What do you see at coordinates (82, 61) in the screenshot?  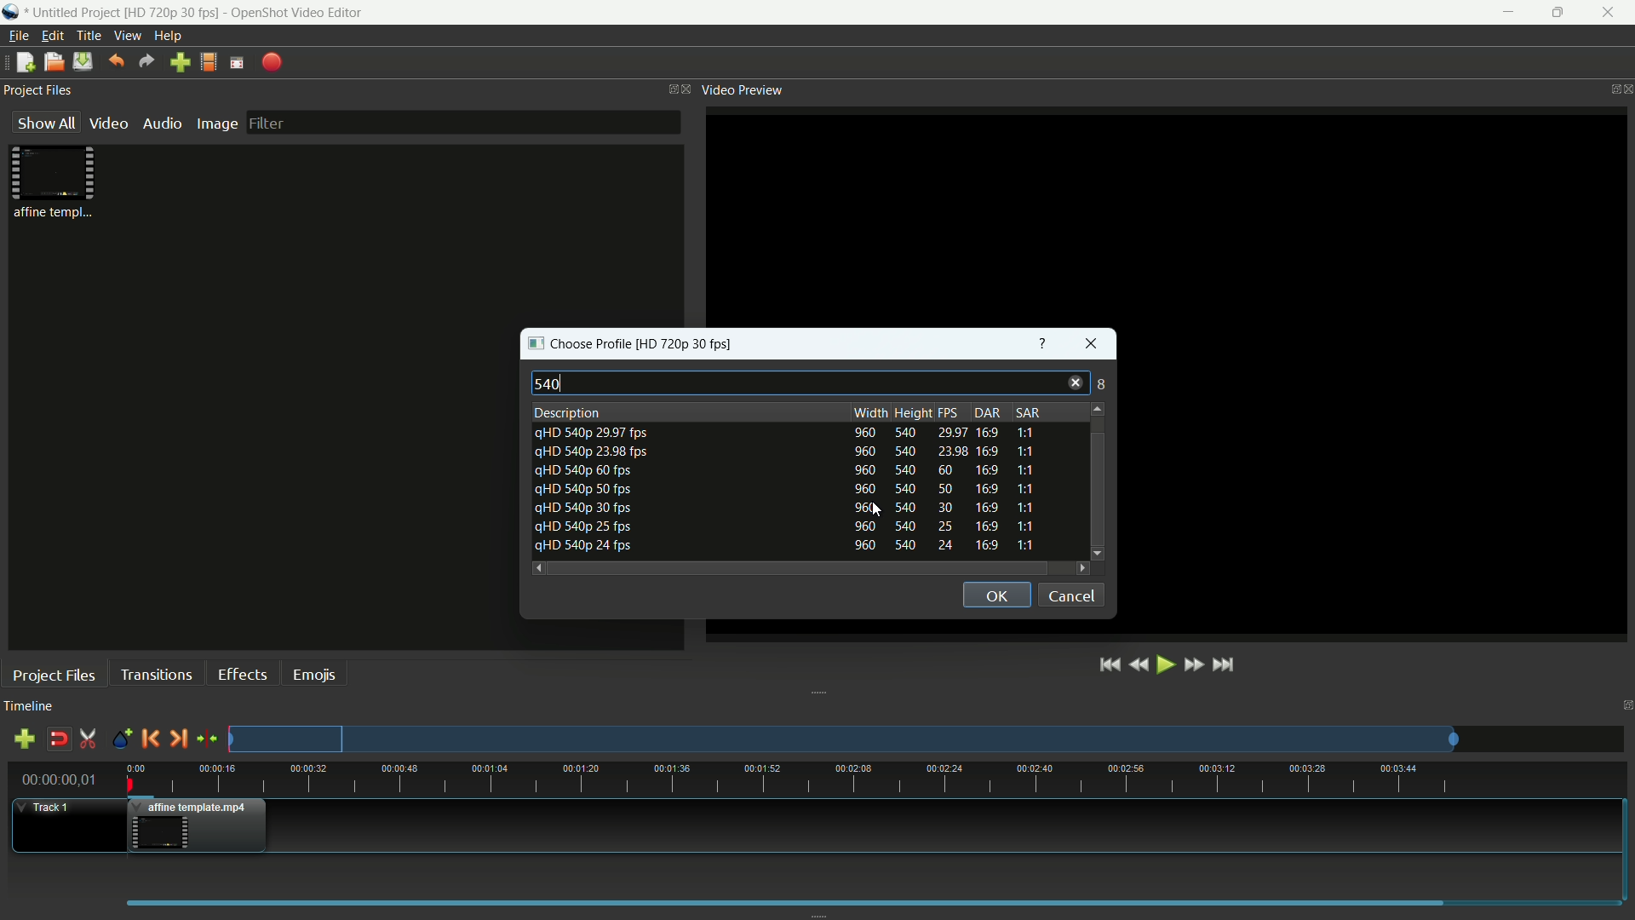 I see `save files` at bounding box center [82, 61].